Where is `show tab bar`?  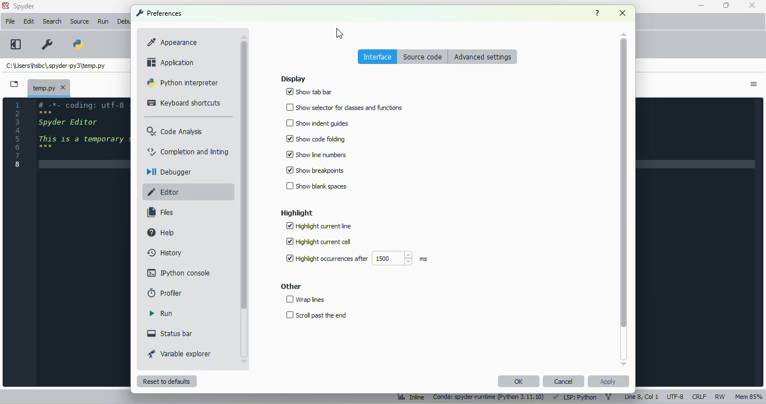 show tab bar is located at coordinates (310, 92).